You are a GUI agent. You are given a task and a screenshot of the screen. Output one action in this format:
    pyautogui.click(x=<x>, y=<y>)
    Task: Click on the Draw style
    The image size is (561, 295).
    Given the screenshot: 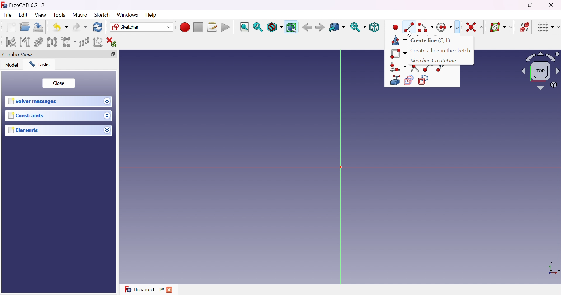 What is the action you would take?
    pyautogui.click(x=275, y=27)
    